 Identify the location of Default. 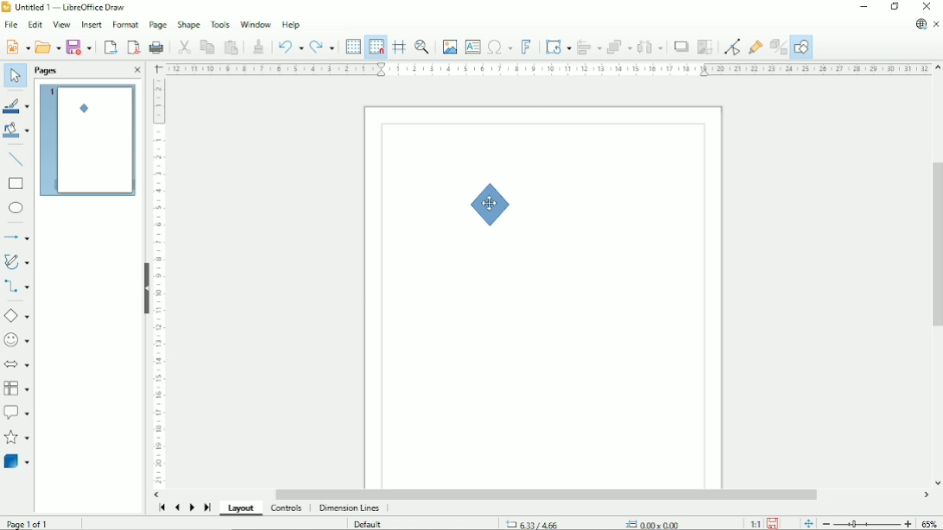
(369, 524).